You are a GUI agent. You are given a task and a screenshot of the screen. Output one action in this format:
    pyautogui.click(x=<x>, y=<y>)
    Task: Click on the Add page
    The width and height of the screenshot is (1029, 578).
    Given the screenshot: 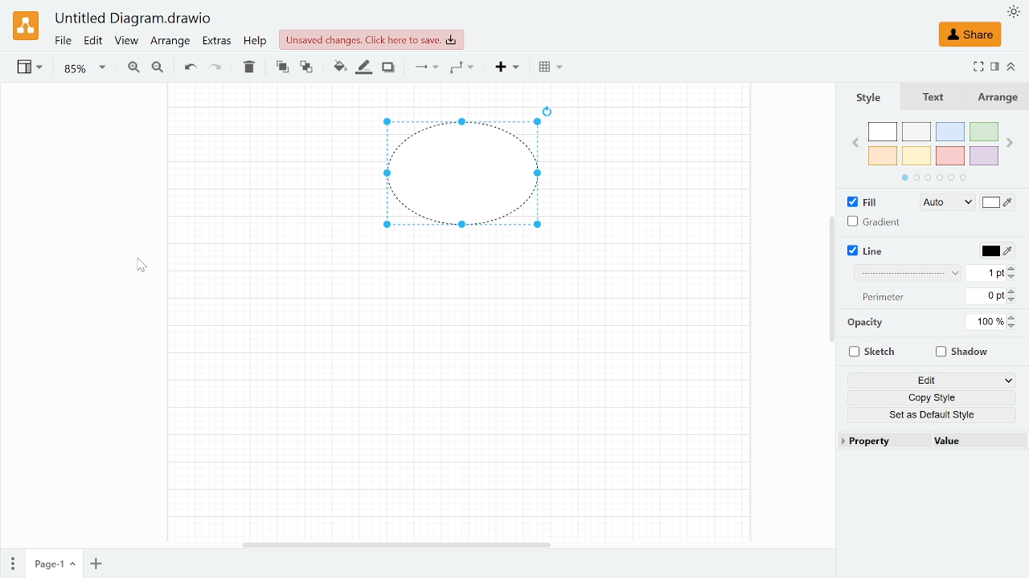 What is the action you would take?
    pyautogui.click(x=98, y=564)
    